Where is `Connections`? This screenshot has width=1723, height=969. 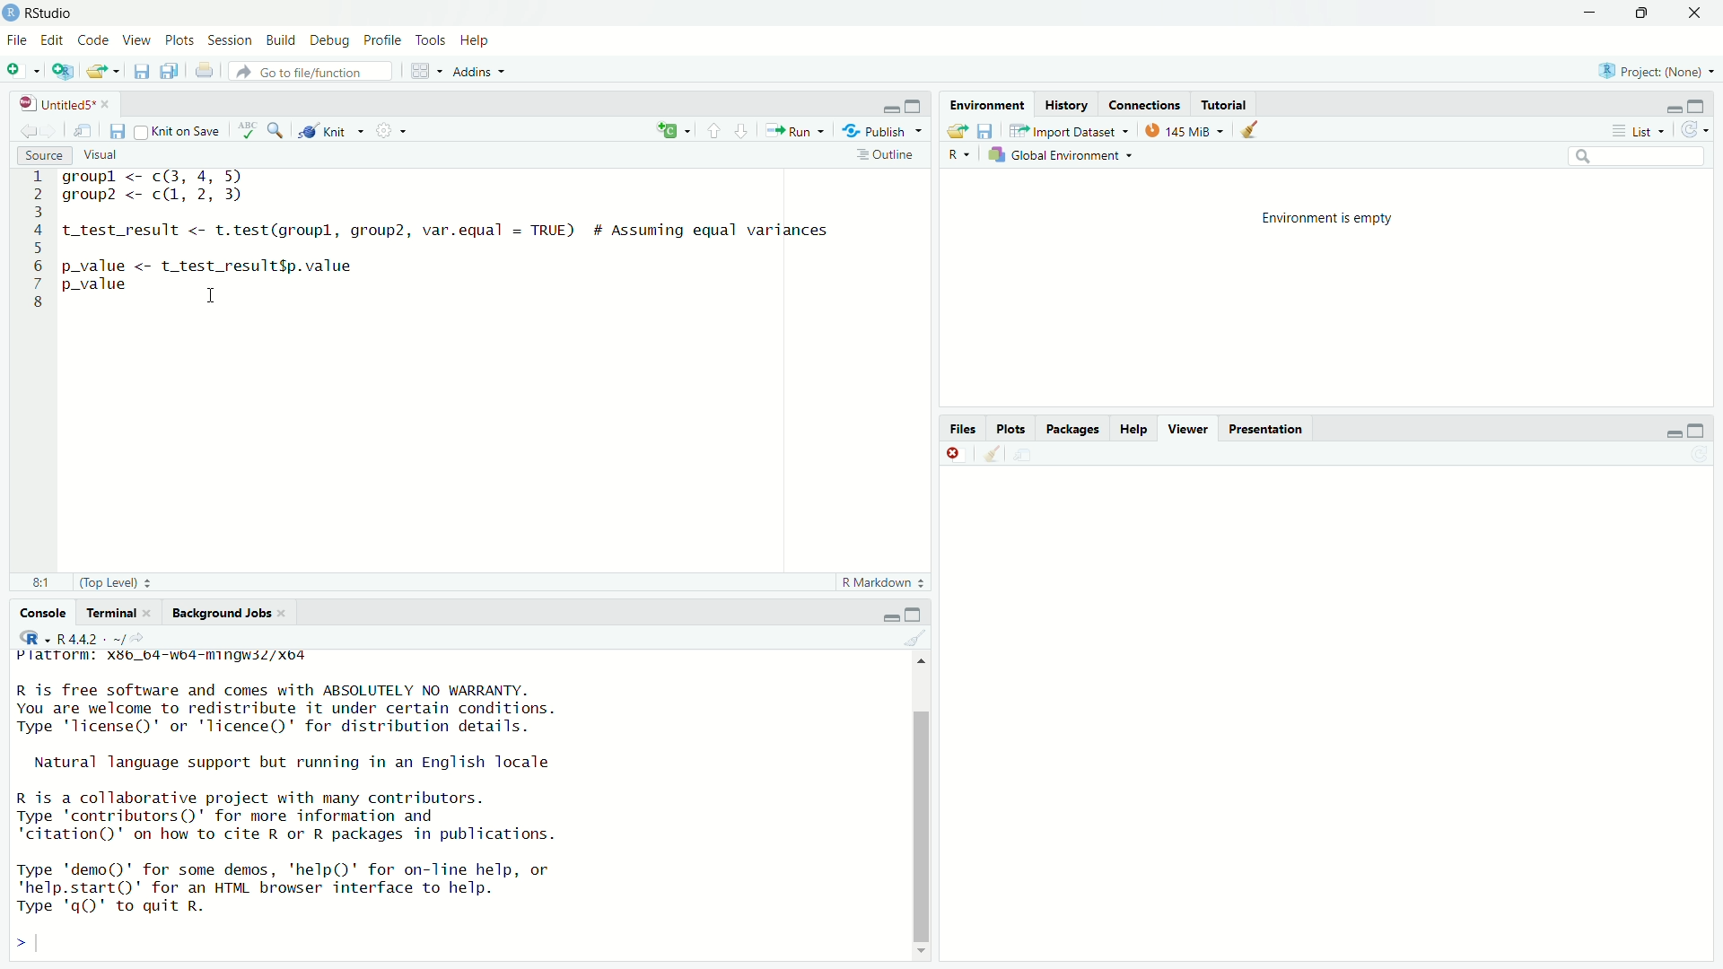
Connections is located at coordinates (1144, 104).